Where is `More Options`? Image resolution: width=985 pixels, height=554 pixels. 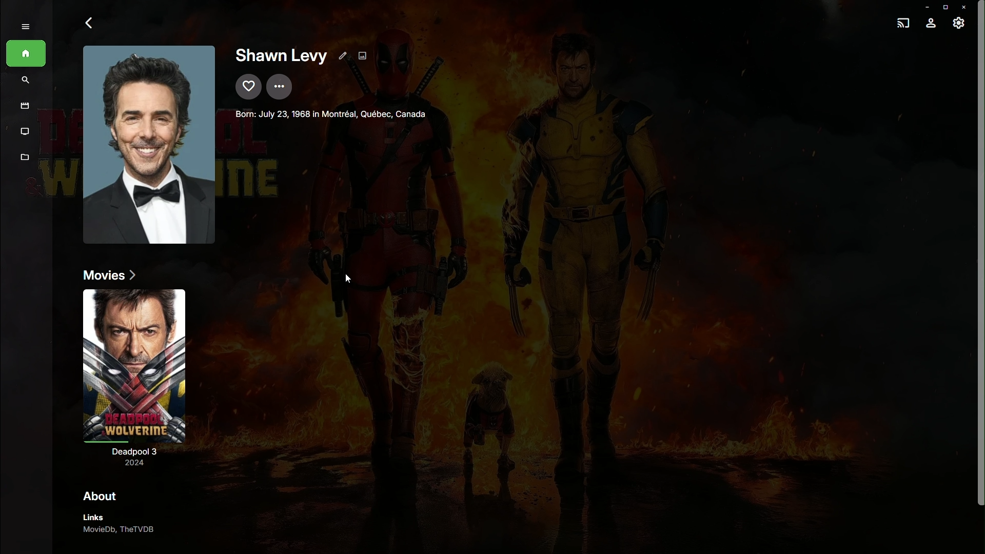
More Options is located at coordinates (281, 87).